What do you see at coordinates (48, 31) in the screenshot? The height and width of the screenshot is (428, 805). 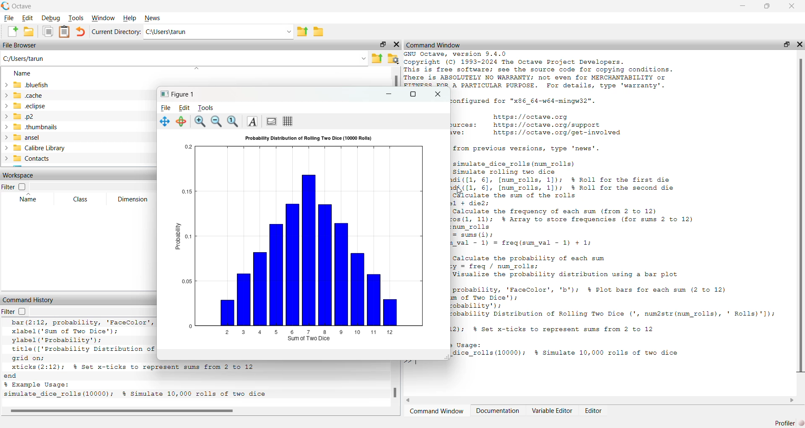 I see `copy` at bounding box center [48, 31].